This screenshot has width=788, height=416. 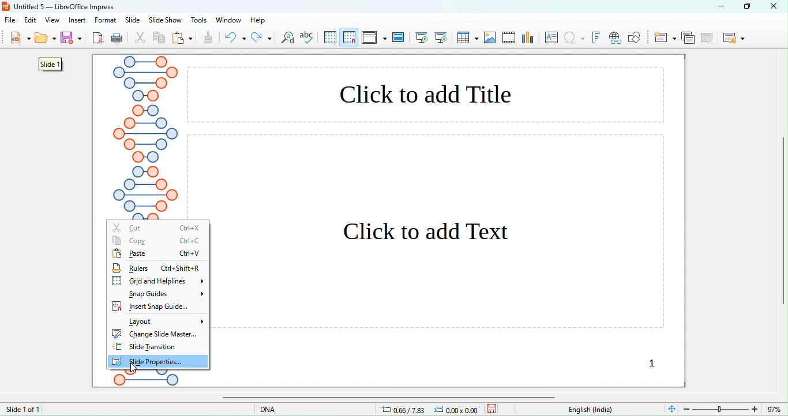 I want to click on slide layout, so click(x=733, y=37).